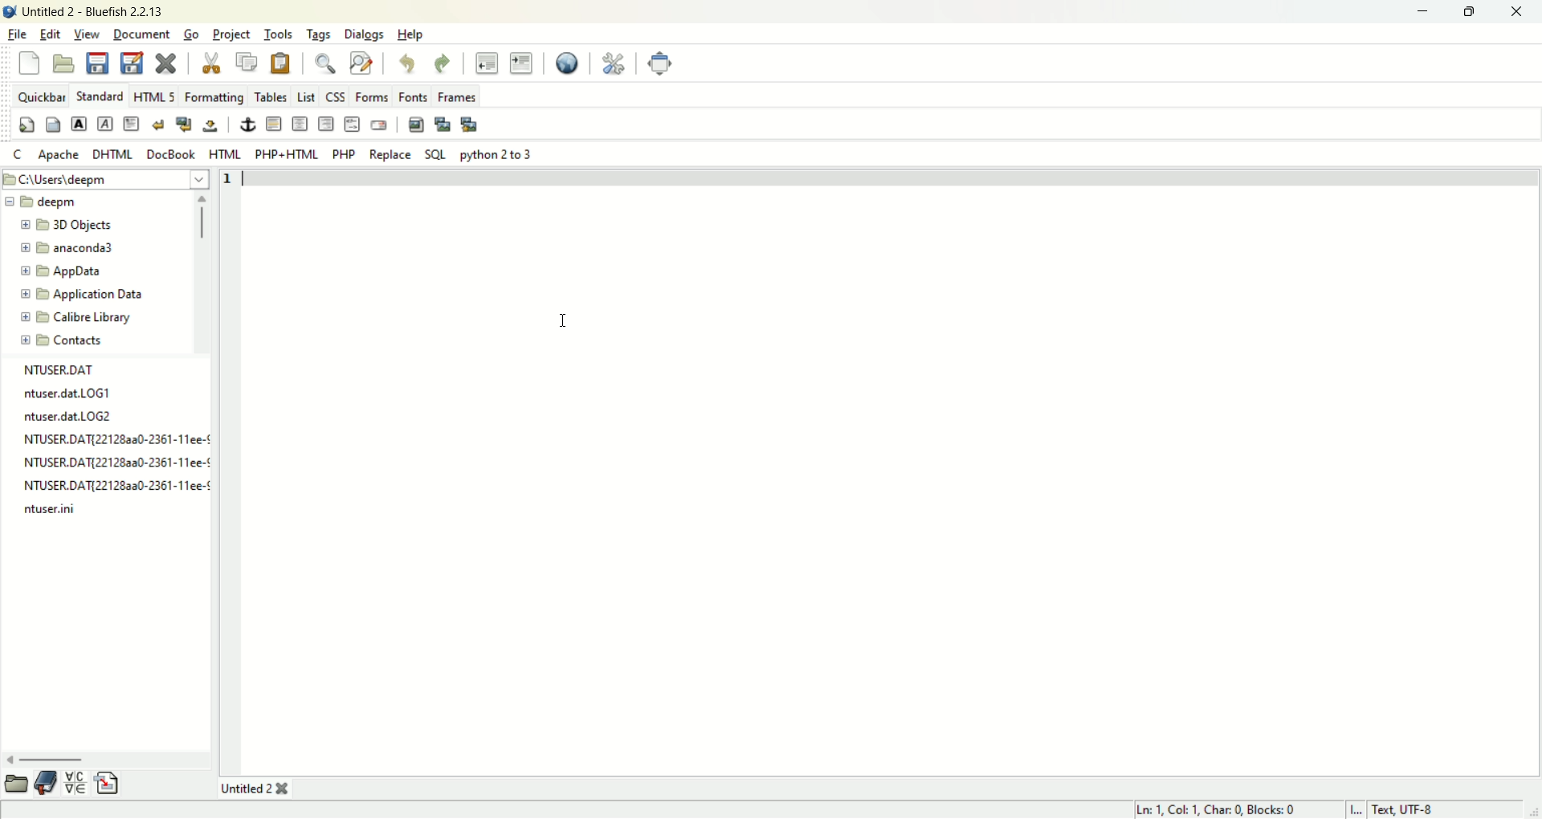 The image size is (1542, 819). Describe the element at coordinates (52, 124) in the screenshot. I see `body` at that location.